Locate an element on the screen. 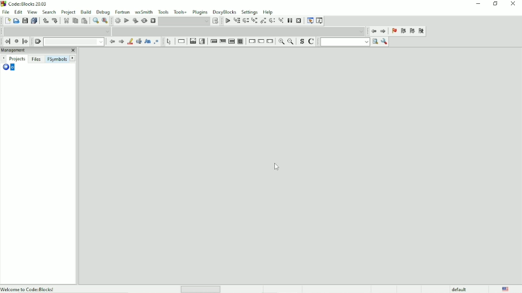  Redo is located at coordinates (54, 21).